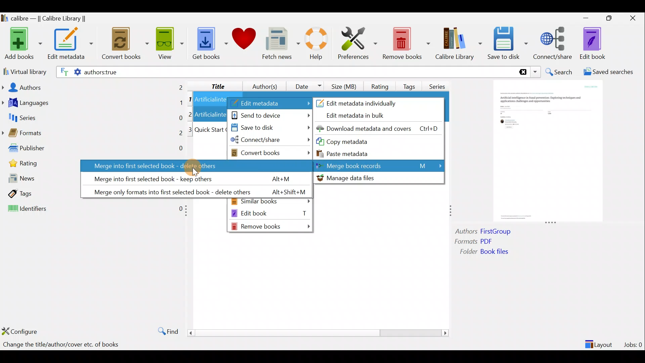  What do you see at coordinates (270, 213) in the screenshot?
I see `Edit book` at bounding box center [270, 213].